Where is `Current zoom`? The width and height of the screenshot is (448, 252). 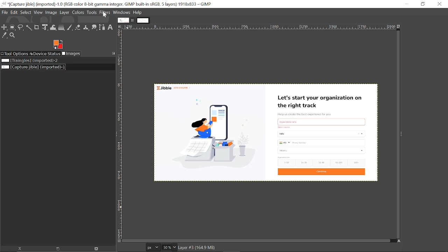
Current zoom is located at coordinates (166, 248).